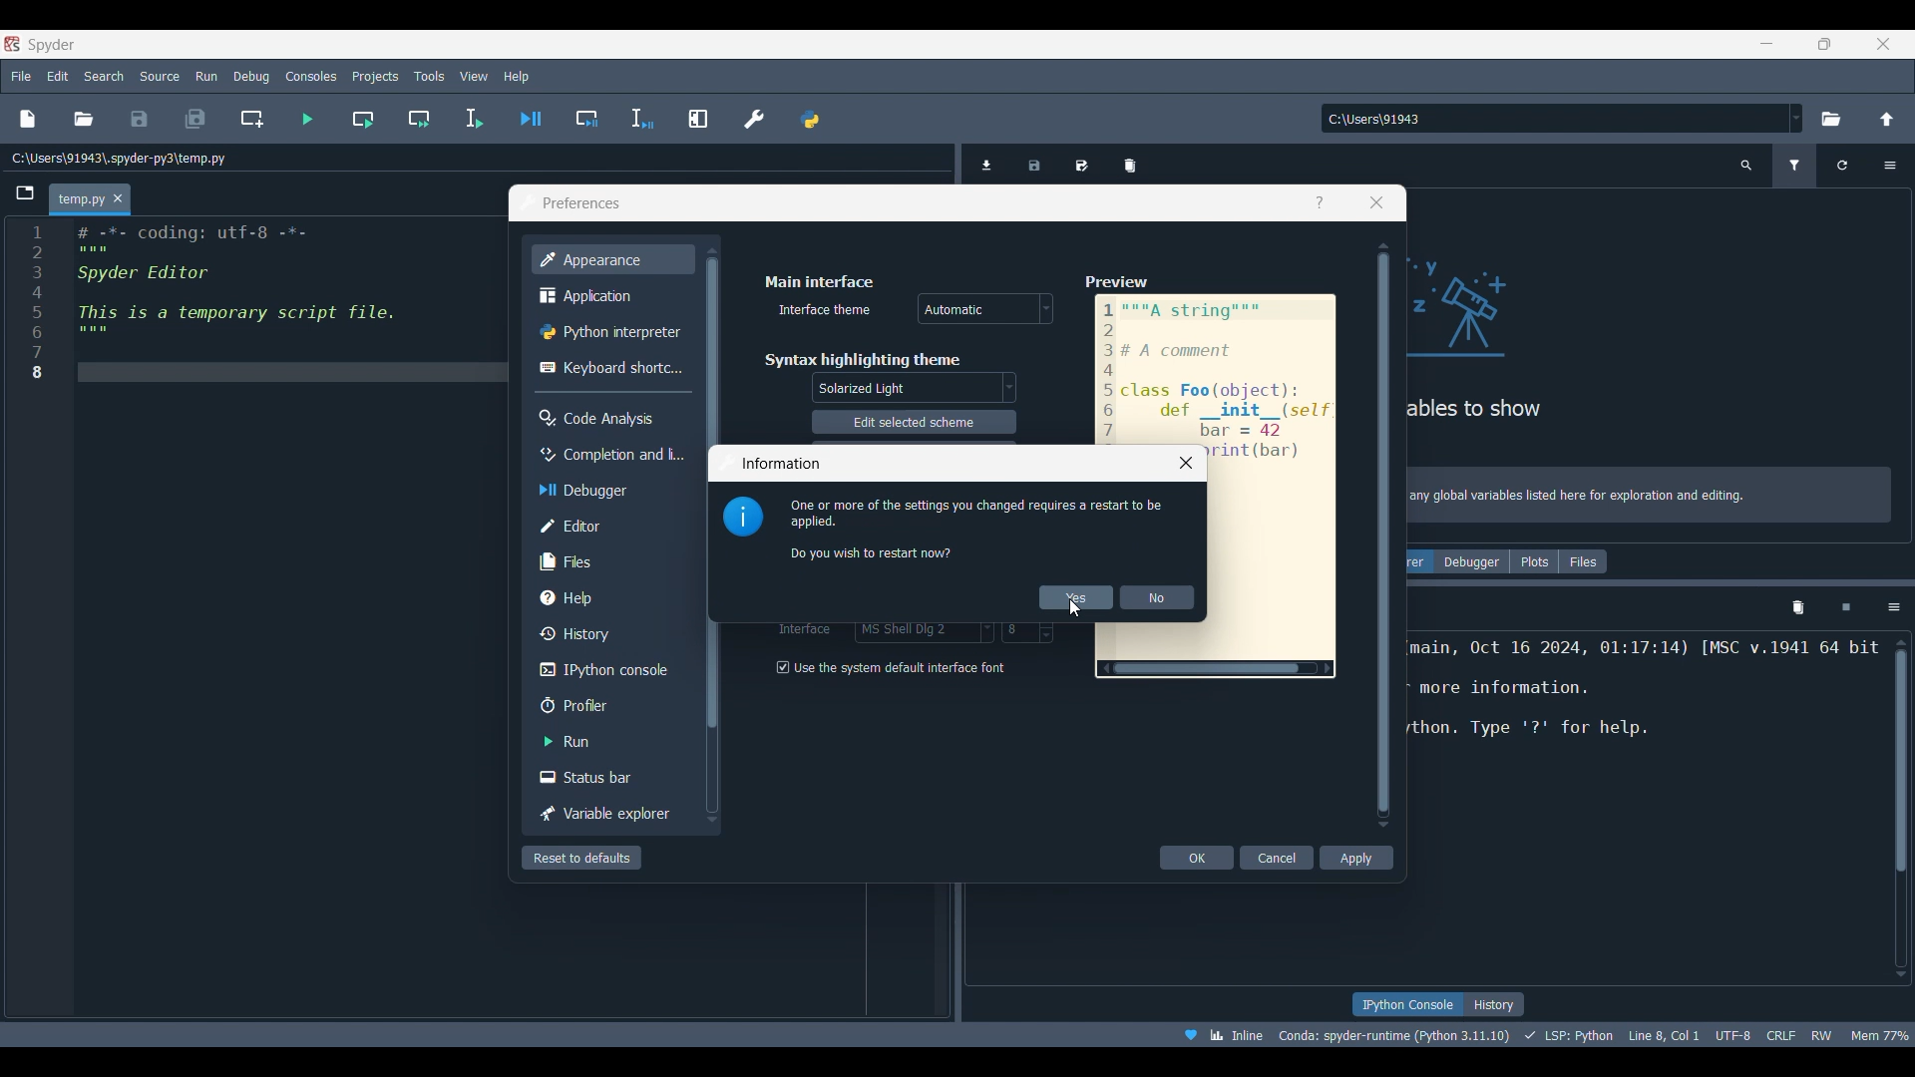  What do you see at coordinates (119, 198) in the screenshot?
I see `Close` at bounding box center [119, 198].